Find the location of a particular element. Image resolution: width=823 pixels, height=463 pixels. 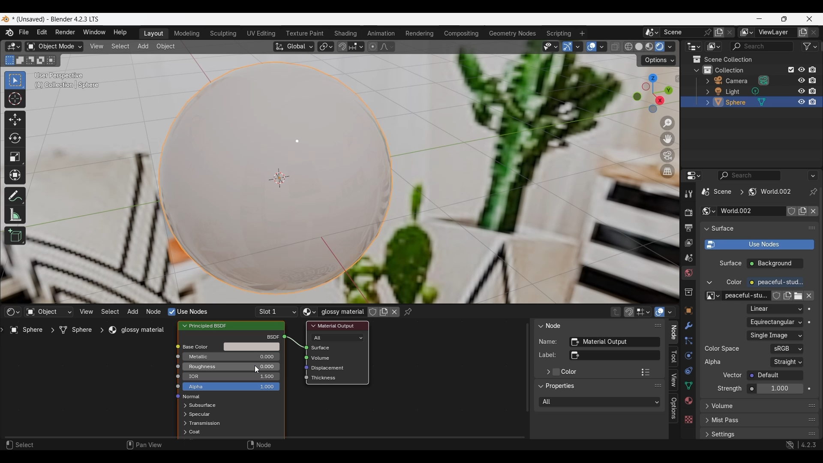

Options panel is located at coordinates (674, 408).